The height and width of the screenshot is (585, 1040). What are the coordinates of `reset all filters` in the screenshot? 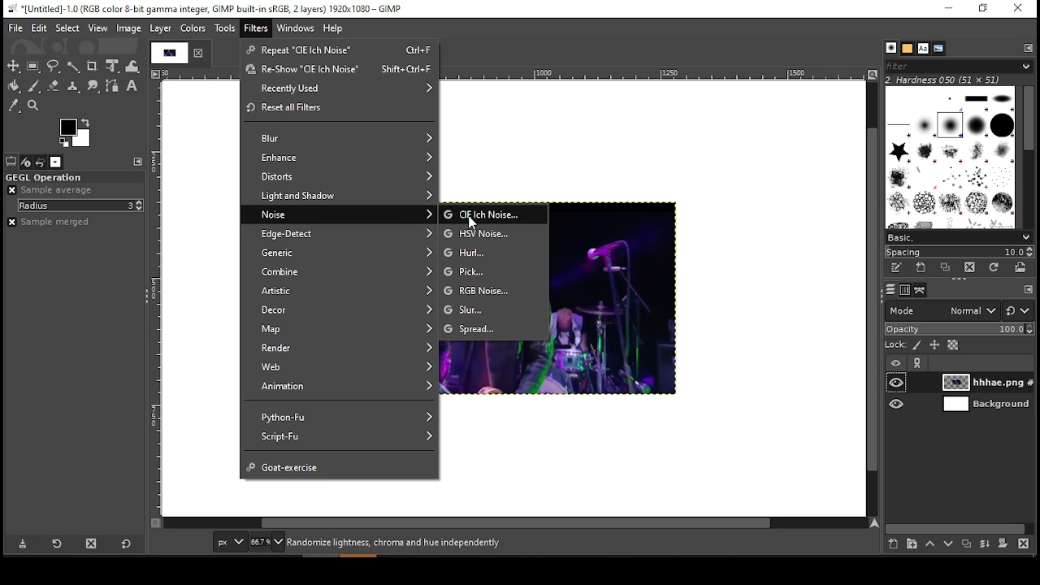 It's located at (337, 108).